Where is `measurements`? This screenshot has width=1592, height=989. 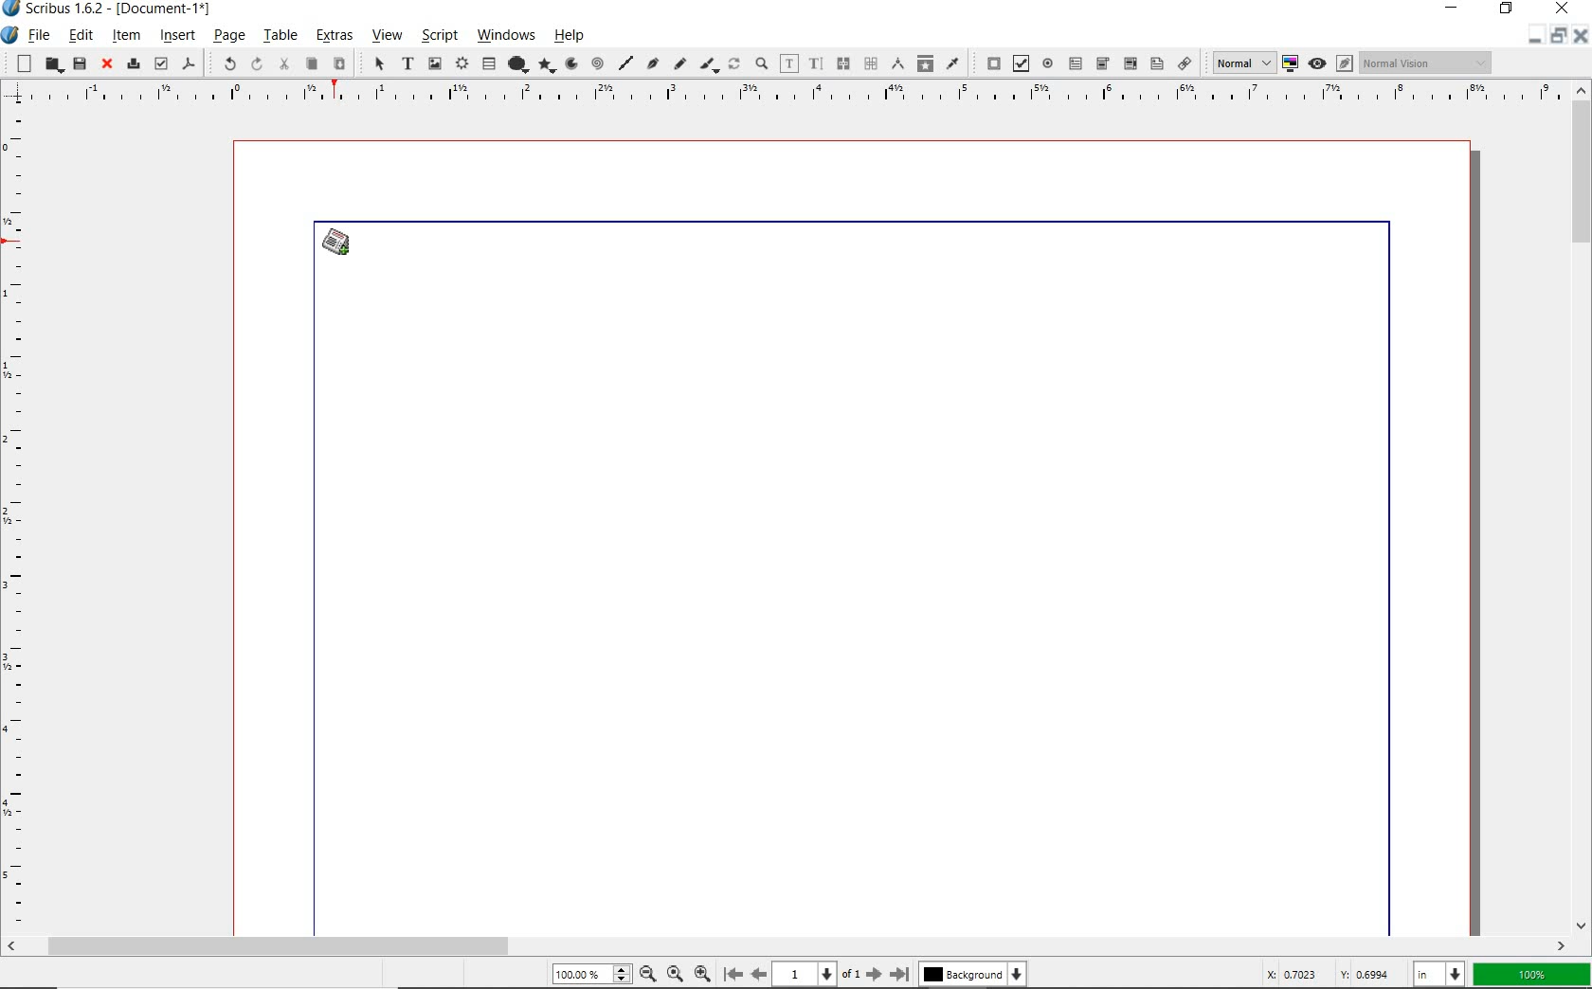
measurements is located at coordinates (899, 63).